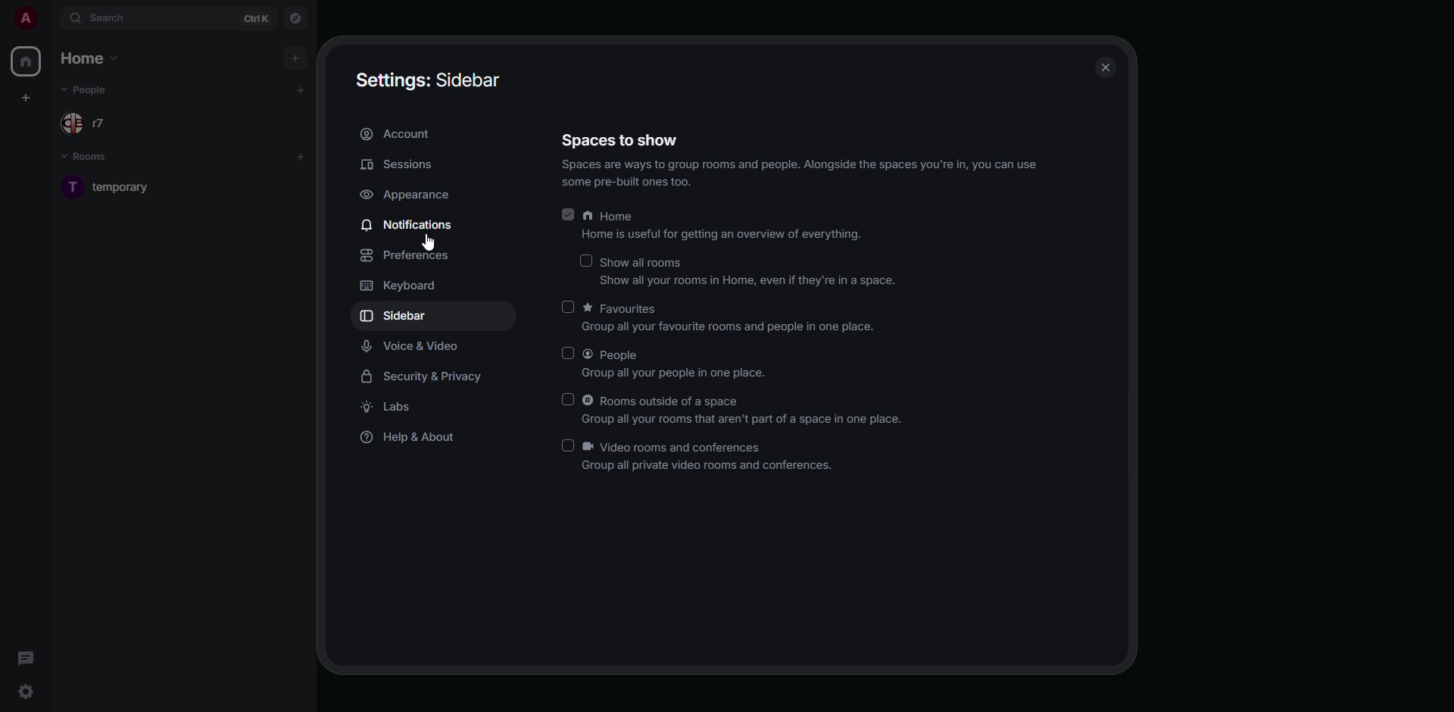 Image resolution: width=1454 pixels, height=712 pixels. Describe the element at coordinates (94, 158) in the screenshot. I see `rooms` at that location.